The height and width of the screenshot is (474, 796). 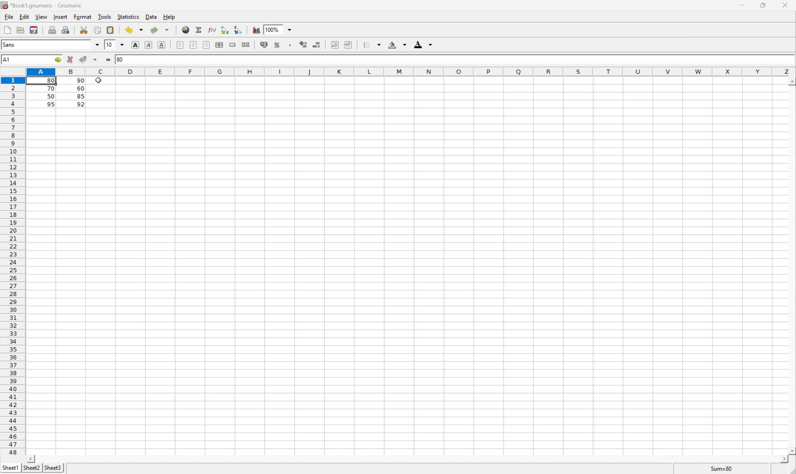 What do you see at coordinates (80, 88) in the screenshot?
I see `60` at bounding box center [80, 88].